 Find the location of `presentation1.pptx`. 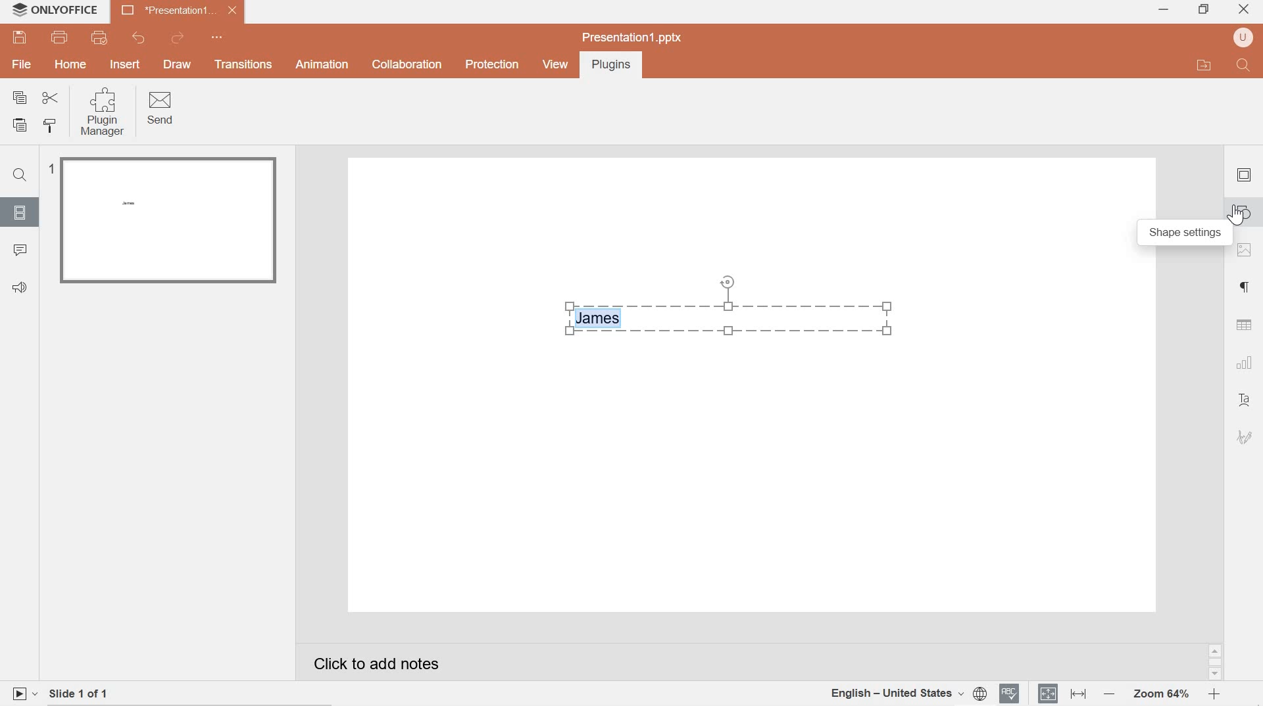

presentation1.pptx is located at coordinates (631, 36).